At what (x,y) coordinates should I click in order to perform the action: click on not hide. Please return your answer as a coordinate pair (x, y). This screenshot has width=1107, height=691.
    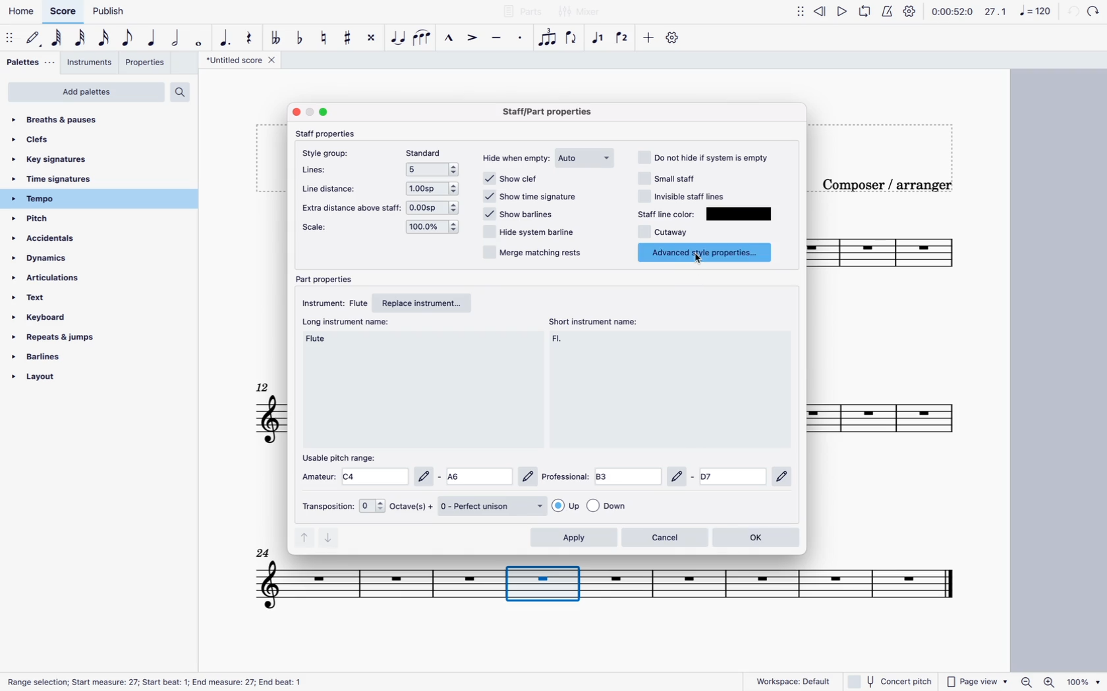
    Looking at the image, I should click on (708, 157).